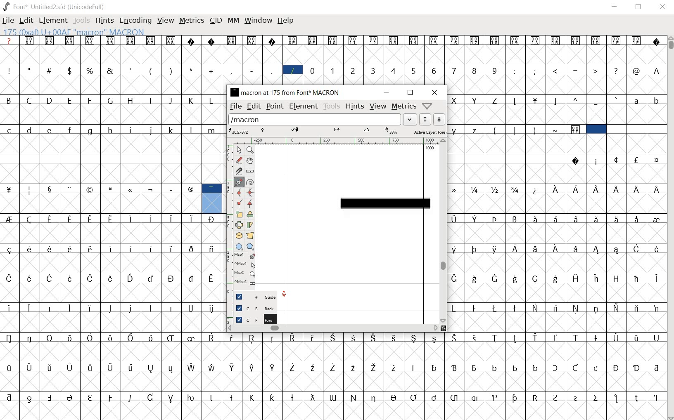  What do you see at coordinates (233, 367) in the screenshot?
I see `Symbol` at bounding box center [233, 367].